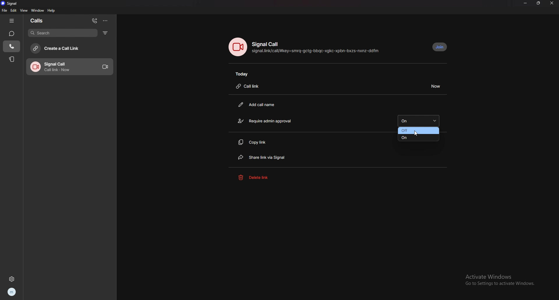 This screenshot has width=559, height=300. I want to click on stories, so click(12, 59).